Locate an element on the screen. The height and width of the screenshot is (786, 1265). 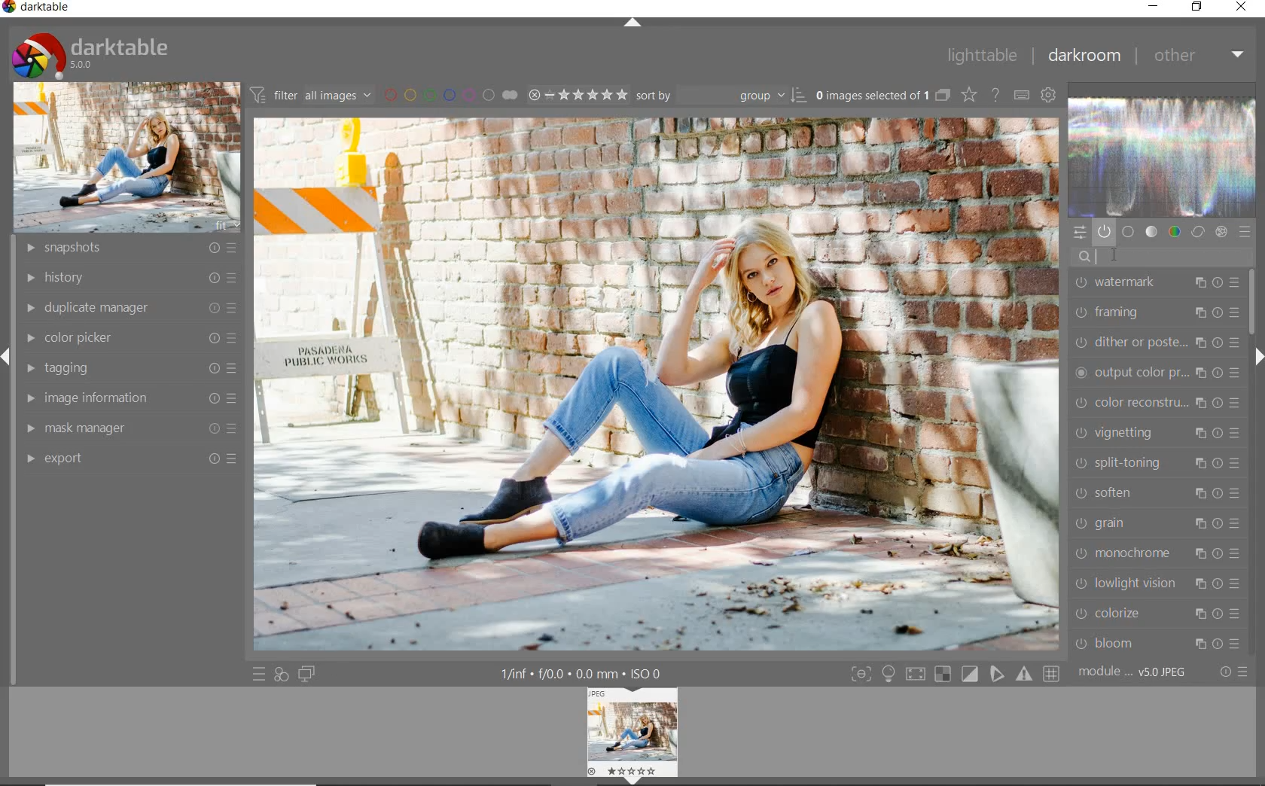
export is located at coordinates (127, 458).